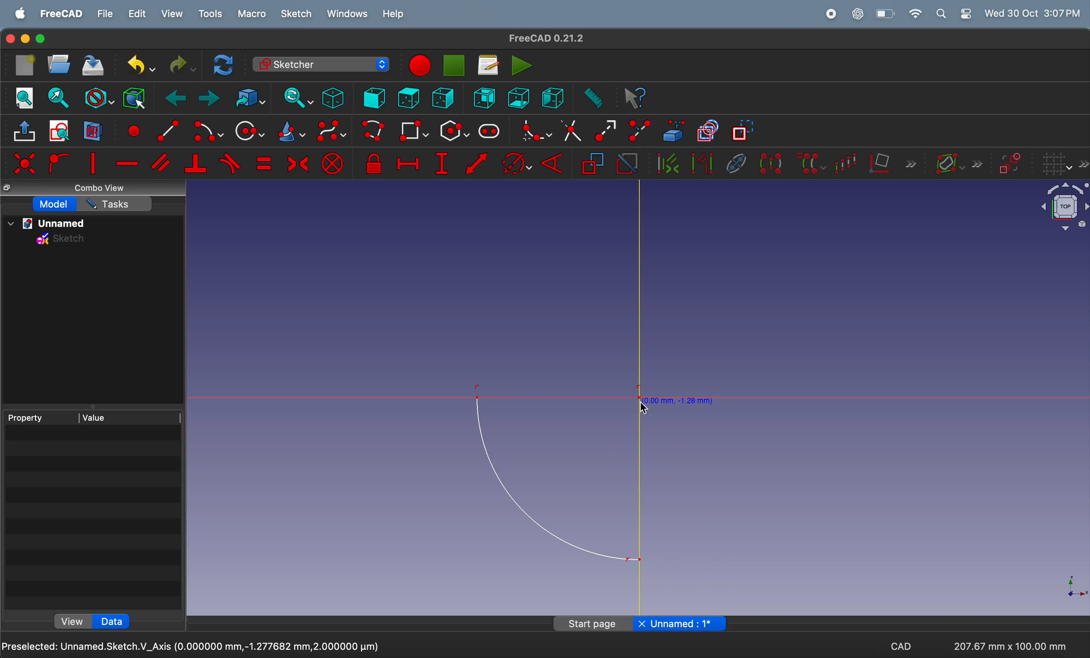  Describe the element at coordinates (556, 162) in the screenshot. I see `constraint angle` at that location.